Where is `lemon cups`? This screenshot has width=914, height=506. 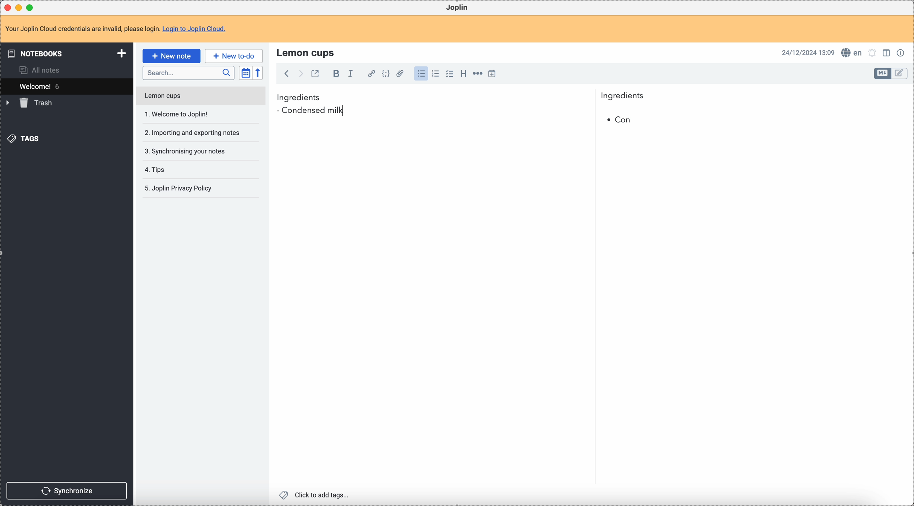
lemon cups is located at coordinates (200, 97).